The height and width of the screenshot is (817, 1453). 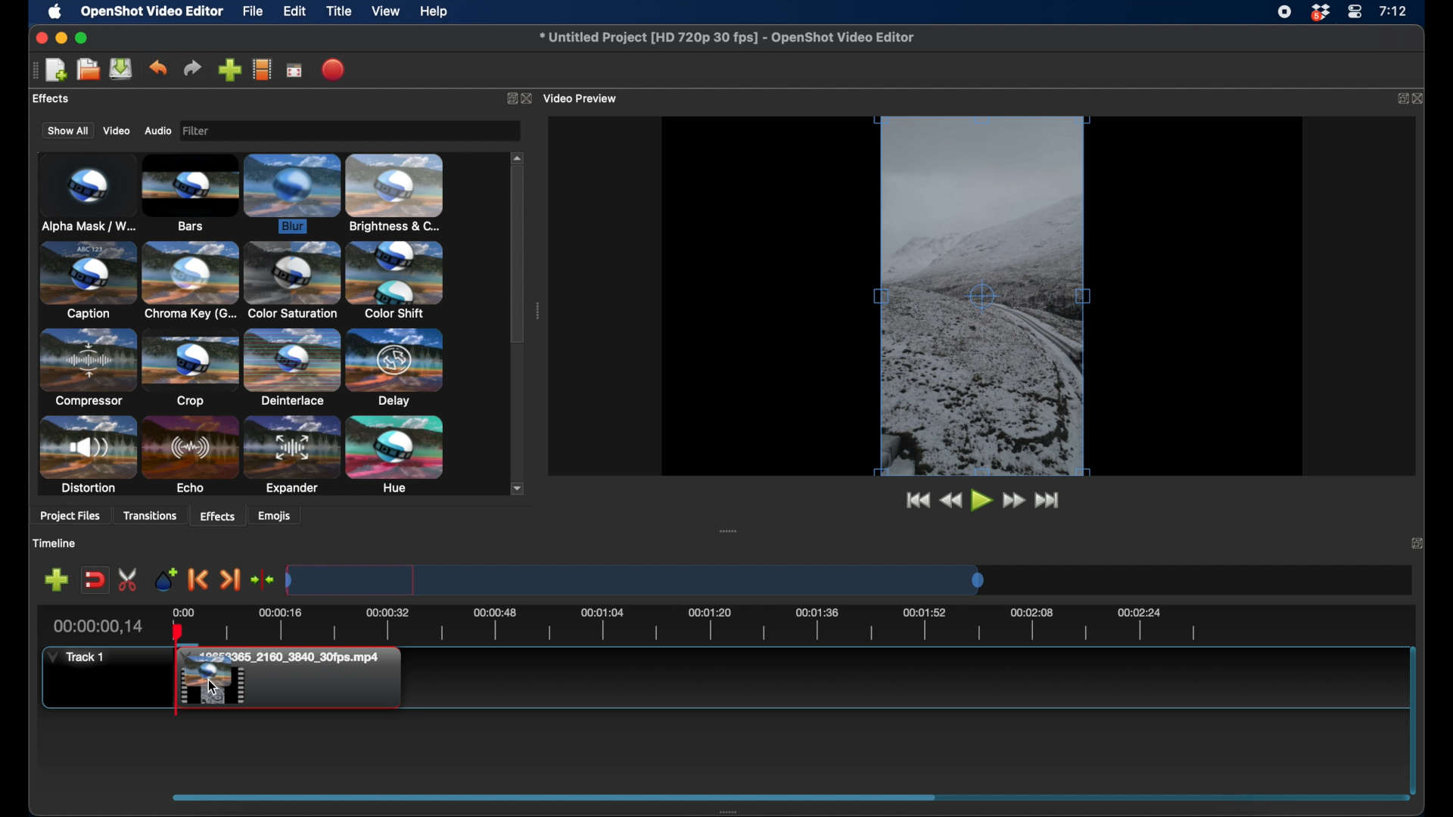 I want to click on redo, so click(x=192, y=68).